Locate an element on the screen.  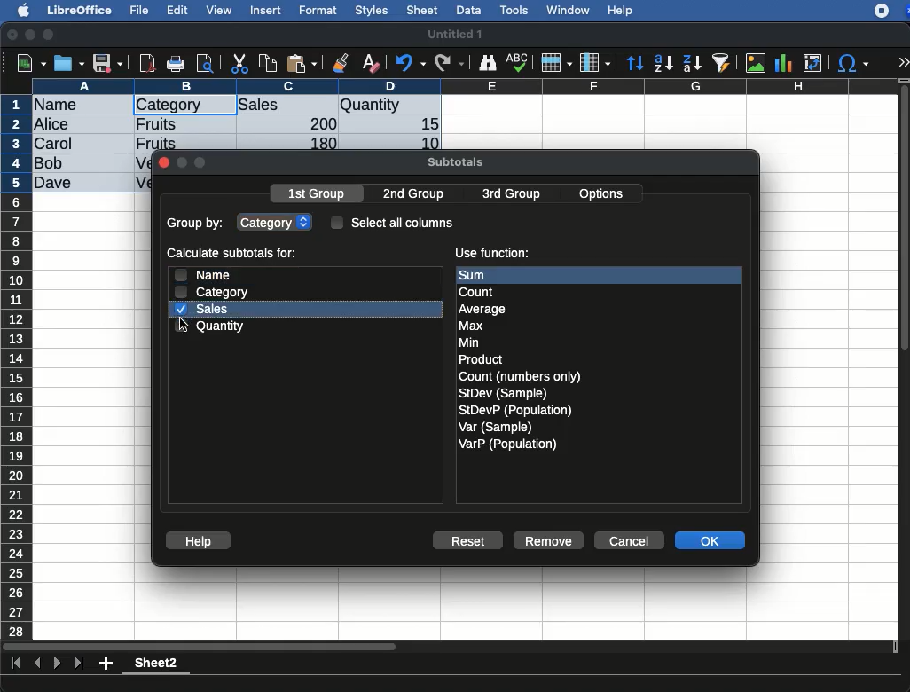
Carol is located at coordinates (68, 145).